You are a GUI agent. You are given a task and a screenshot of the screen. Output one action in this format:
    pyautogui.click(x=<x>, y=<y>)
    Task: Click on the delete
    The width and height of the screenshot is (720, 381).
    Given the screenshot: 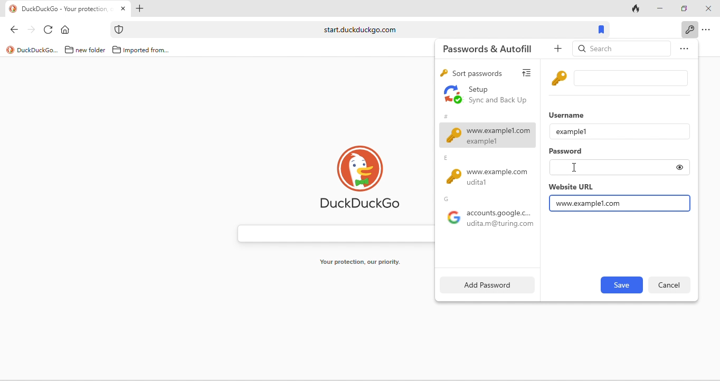 What is the action you would take?
    pyautogui.click(x=669, y=284)
    